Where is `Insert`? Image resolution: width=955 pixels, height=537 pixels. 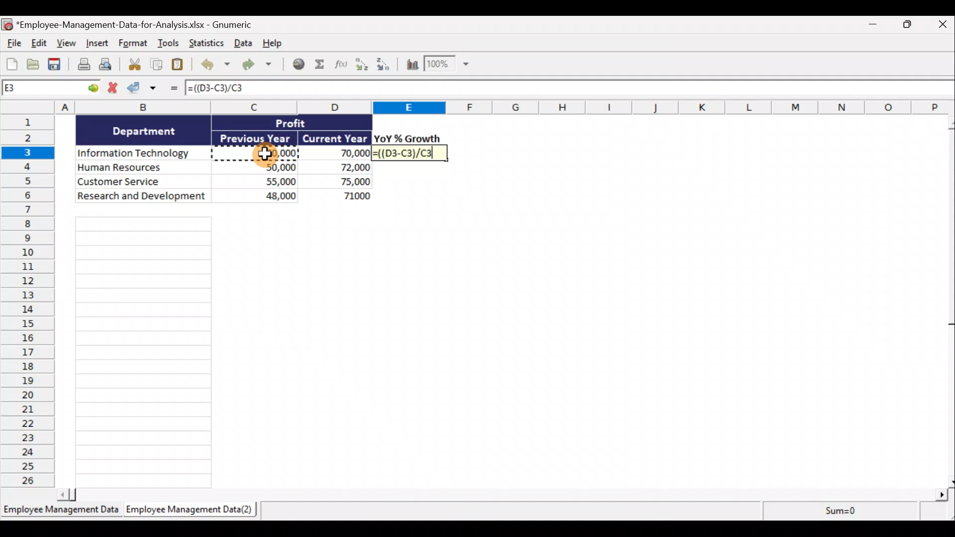
Insert is located at coordinates (96, 44).